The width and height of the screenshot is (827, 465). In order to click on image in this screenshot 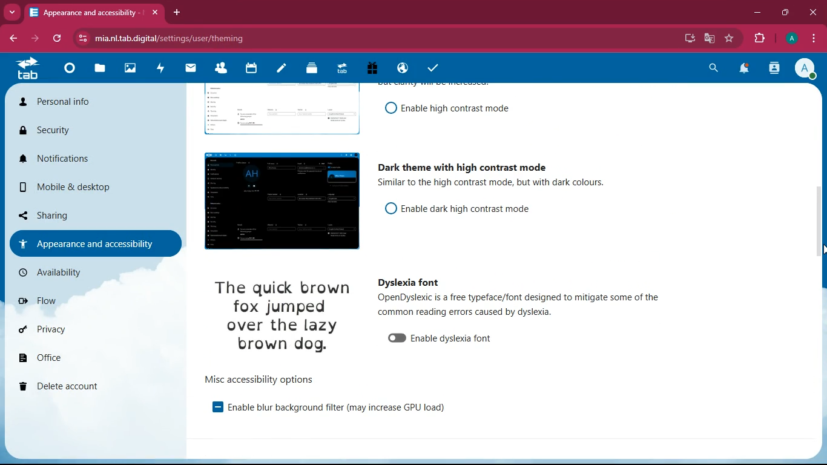, I will do `click(288, 317)`.